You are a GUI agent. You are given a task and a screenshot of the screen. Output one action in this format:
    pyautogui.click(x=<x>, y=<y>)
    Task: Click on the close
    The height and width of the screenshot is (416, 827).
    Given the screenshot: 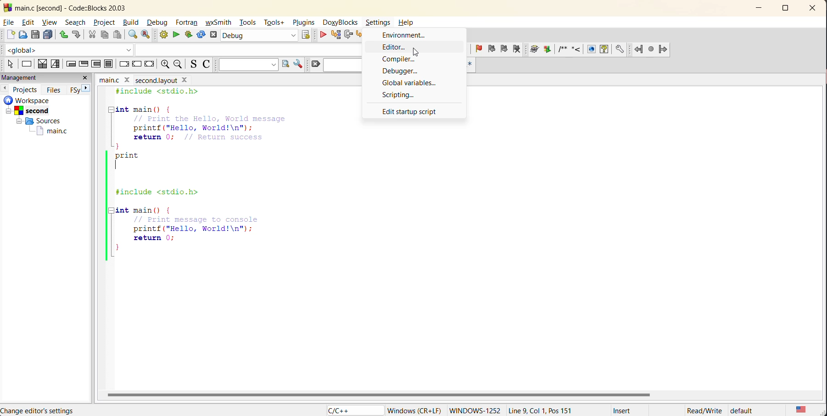 What is the action you would take?
    pyautogui.click(x=815, y=8)
    